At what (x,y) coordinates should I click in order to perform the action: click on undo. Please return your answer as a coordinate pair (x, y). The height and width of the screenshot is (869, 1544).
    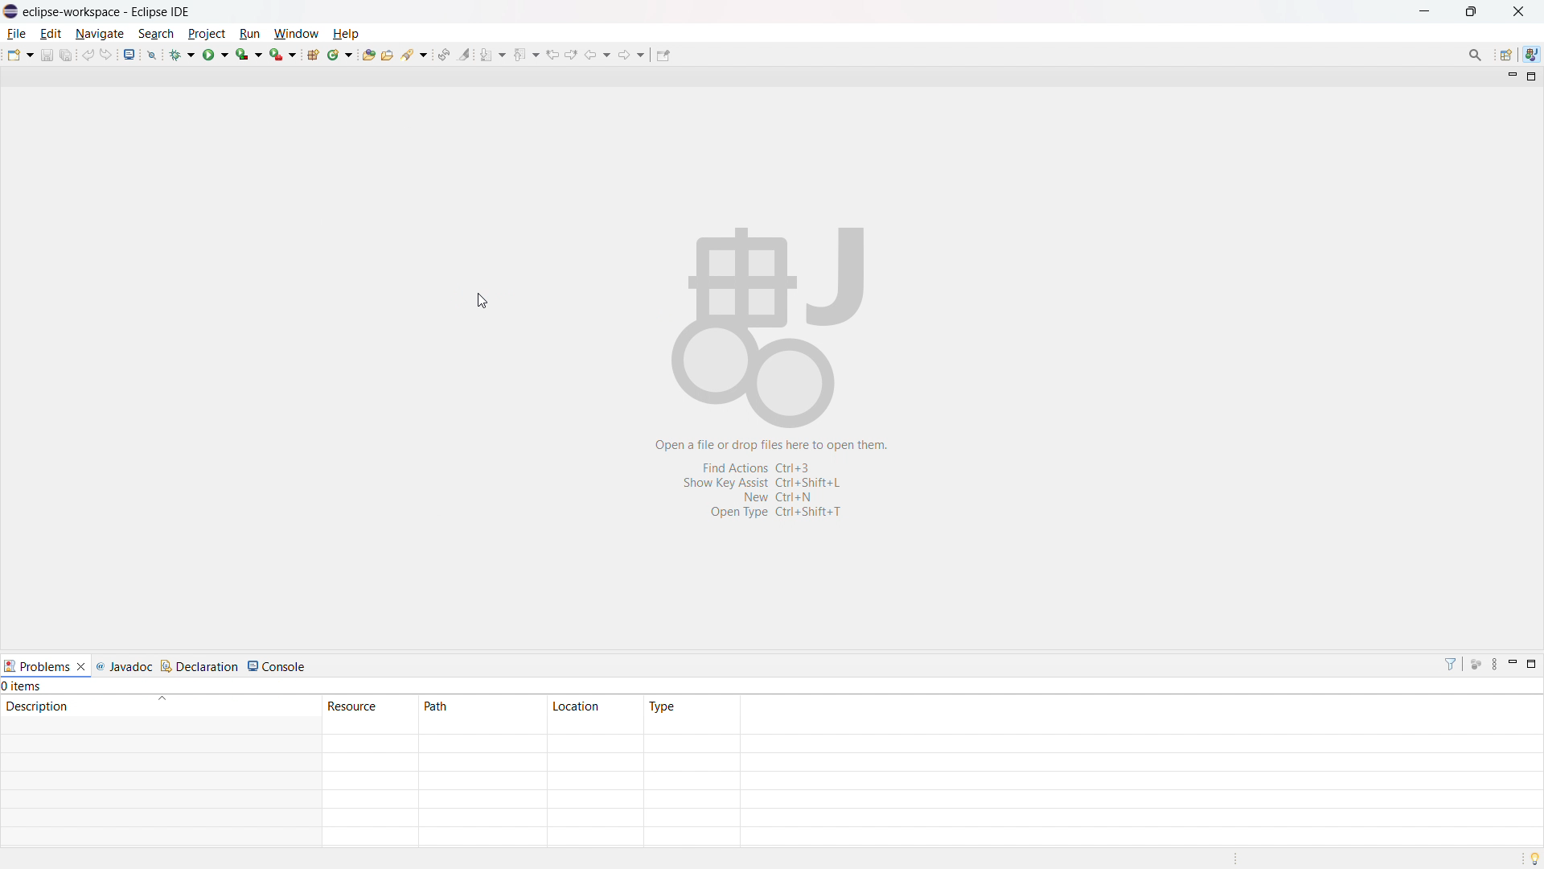
    Looking at the image, I should click on (87, 55).